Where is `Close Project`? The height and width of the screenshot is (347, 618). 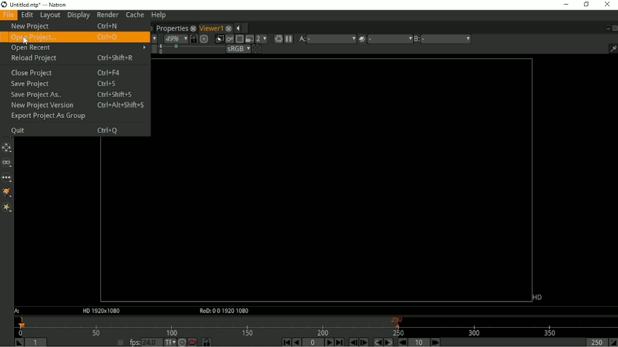 Close Project is located at coordinates (64, 73).